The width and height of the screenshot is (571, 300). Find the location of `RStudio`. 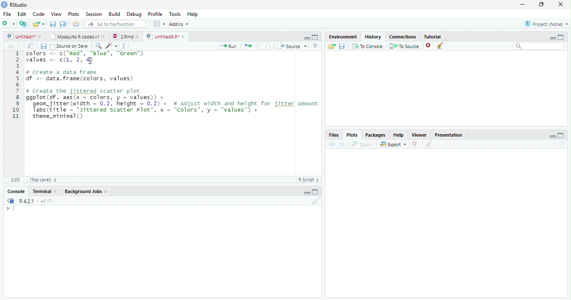

RStudio is located at coordinates (15, 5).